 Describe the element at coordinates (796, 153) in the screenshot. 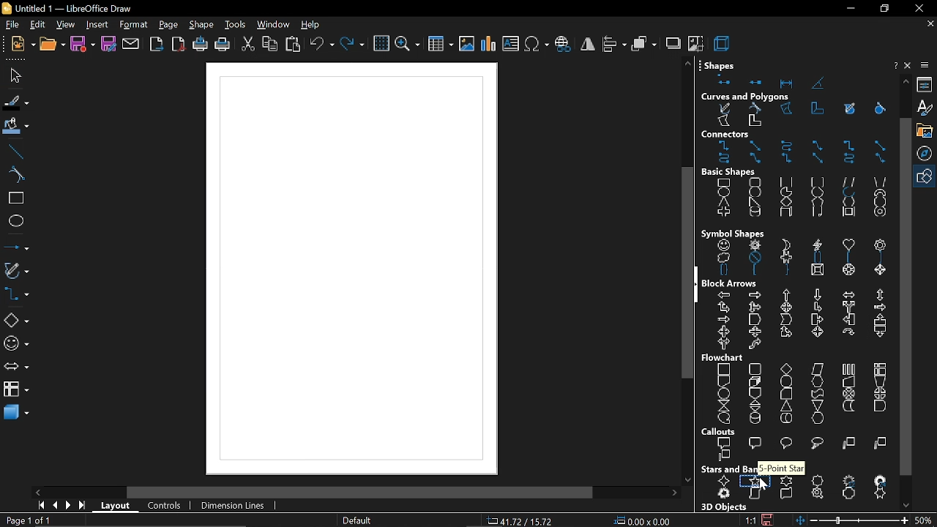

I see `connectors` at that location.